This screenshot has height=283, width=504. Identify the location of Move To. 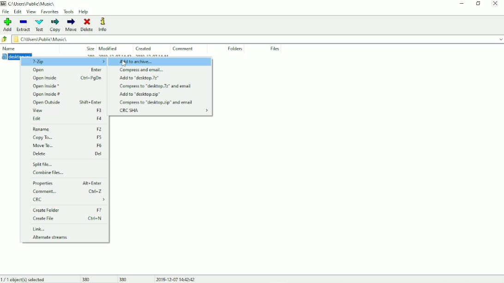
(67, 146).